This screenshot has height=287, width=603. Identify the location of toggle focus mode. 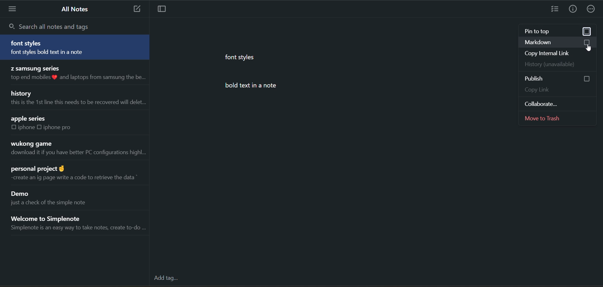
(165, 9).